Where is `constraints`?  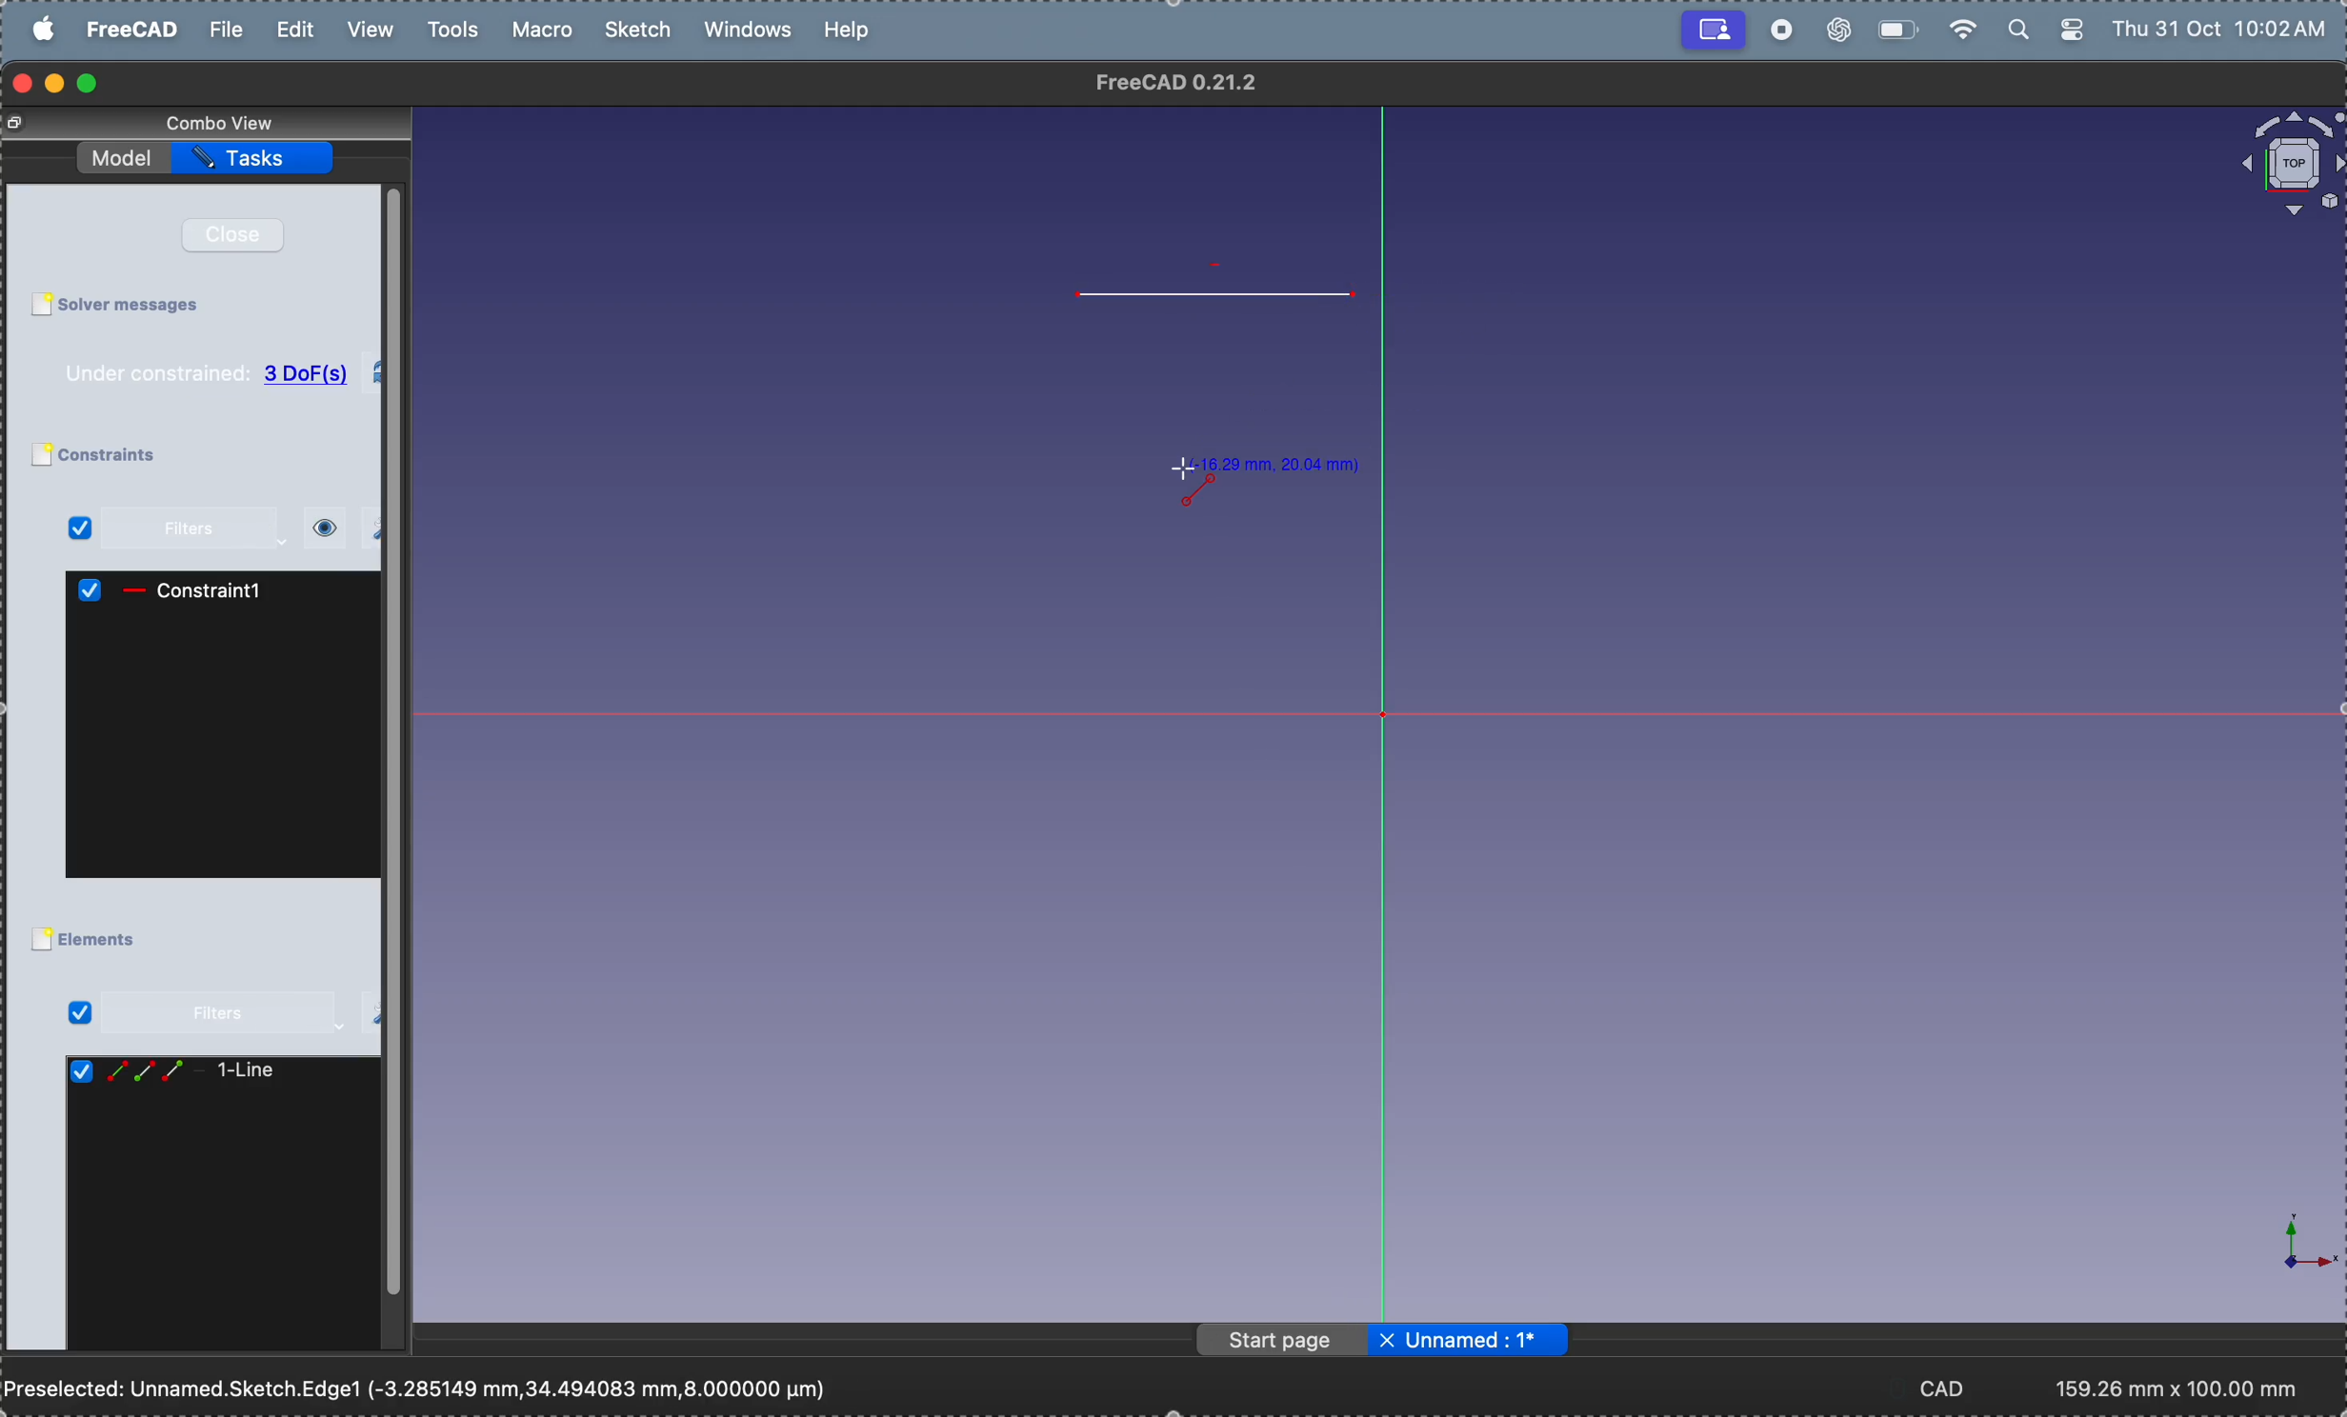 constraints is located at coordinates (132, 456).